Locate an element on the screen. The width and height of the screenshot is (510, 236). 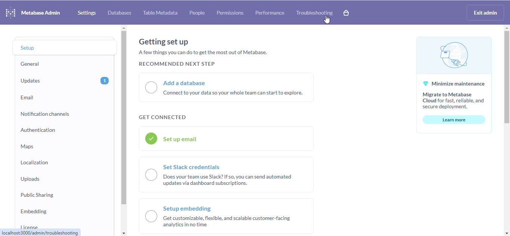
updates is located at coordinates (31, 81).